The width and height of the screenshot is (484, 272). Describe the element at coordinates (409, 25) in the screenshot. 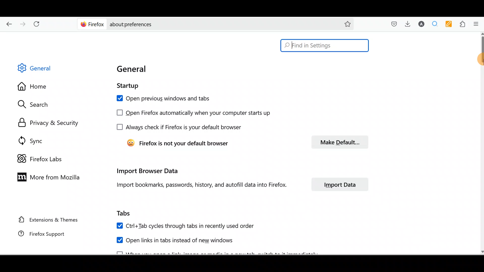

I see `Downloads` at that location.